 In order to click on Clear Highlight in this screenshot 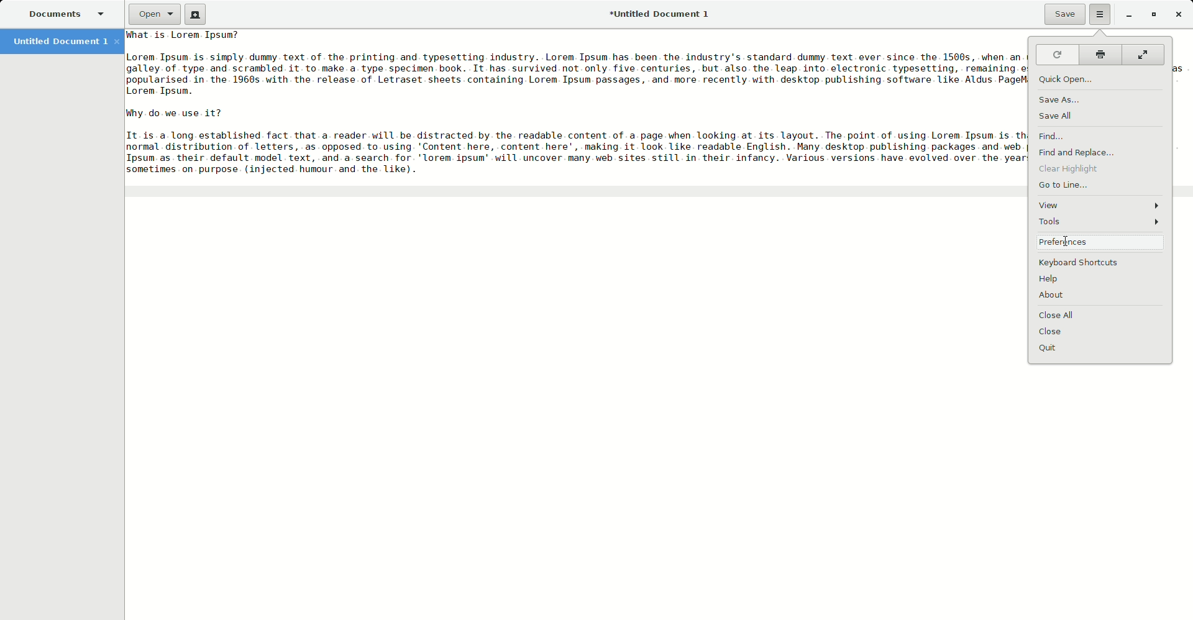, I will do `click(1072, 169)`.